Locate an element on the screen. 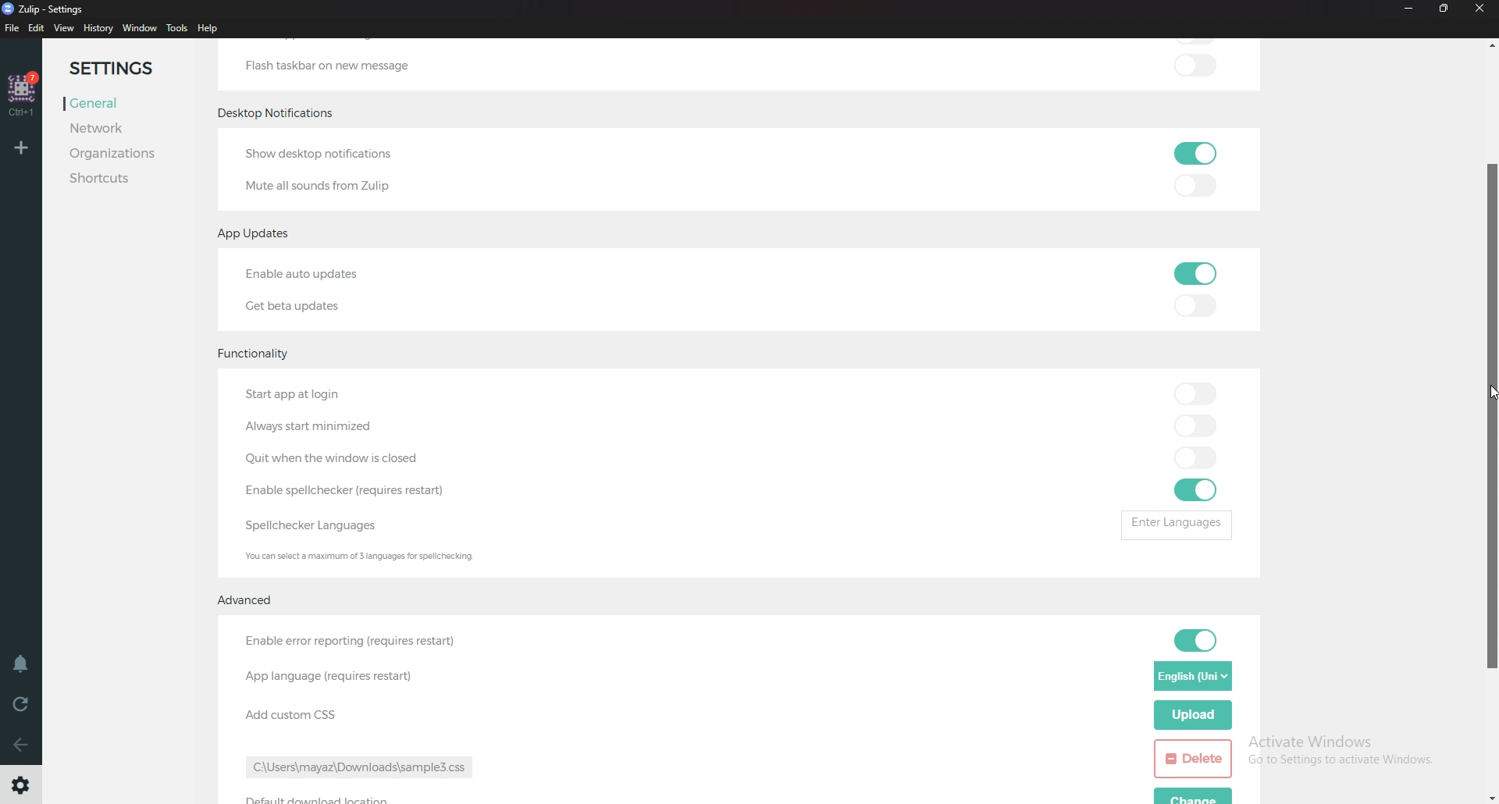 The height and width of the screenshot is (804, 1499). Help is located at coordinates (210, 28).